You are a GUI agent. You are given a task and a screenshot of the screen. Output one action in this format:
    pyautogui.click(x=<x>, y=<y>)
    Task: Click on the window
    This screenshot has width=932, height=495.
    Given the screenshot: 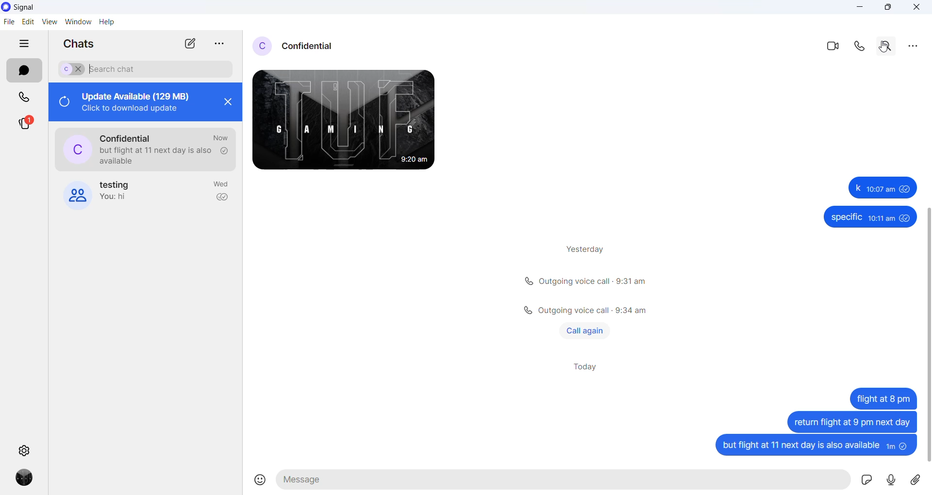 What is the action you would take?
    pyautogui.click(x=78, y=23)
    